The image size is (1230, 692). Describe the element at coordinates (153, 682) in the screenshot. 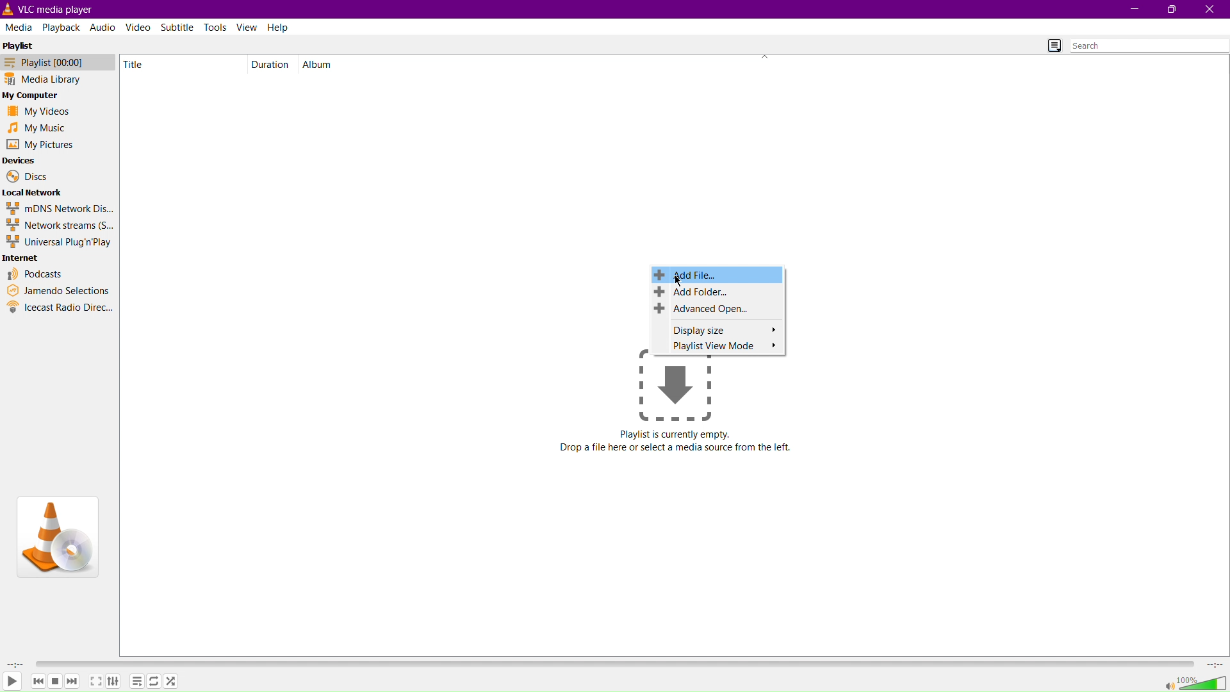

I see `Loop` at that location.